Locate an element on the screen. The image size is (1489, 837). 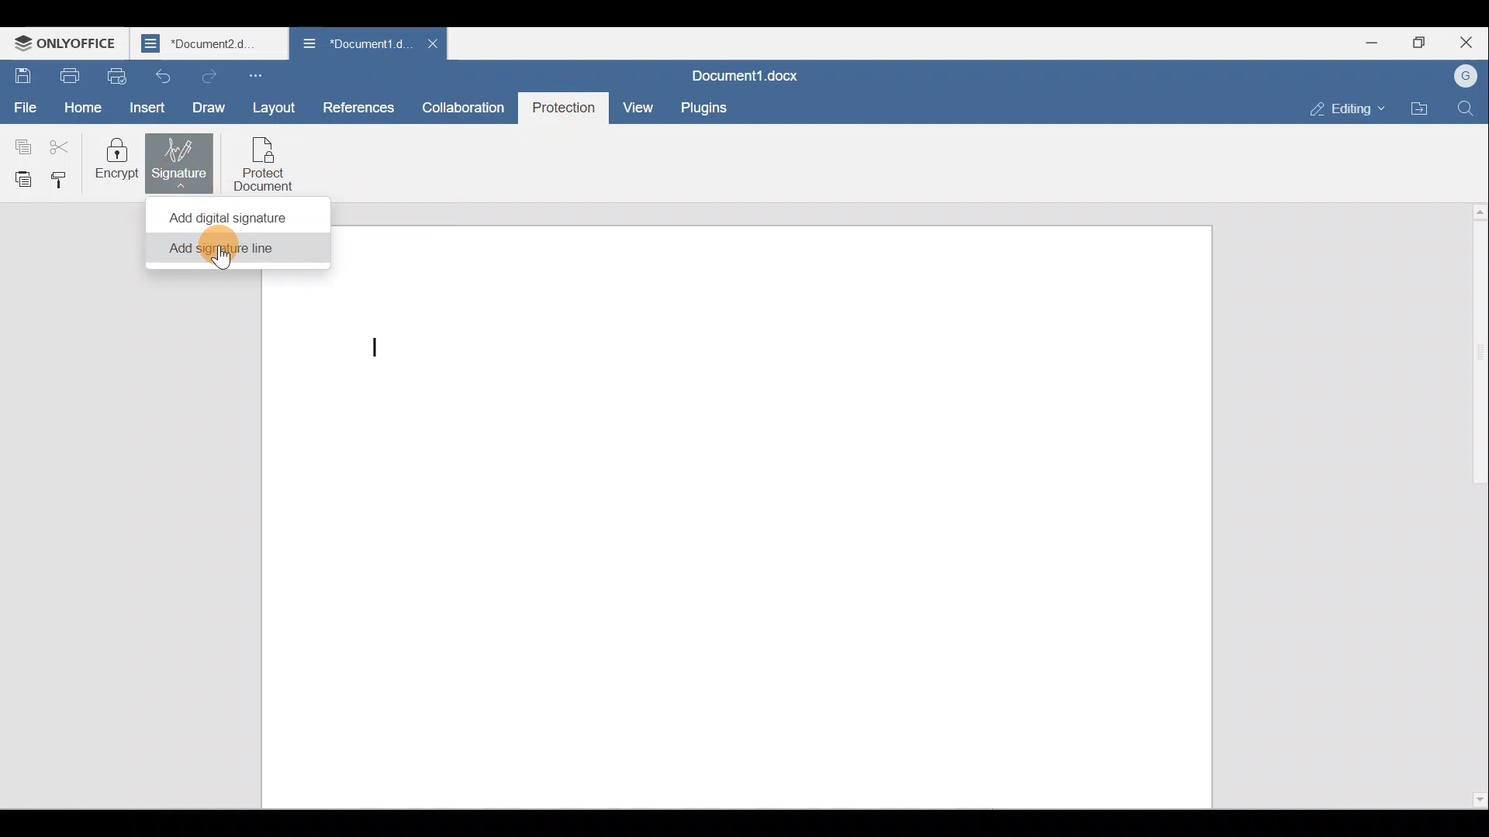
Save is located at coordinates (22, 74).